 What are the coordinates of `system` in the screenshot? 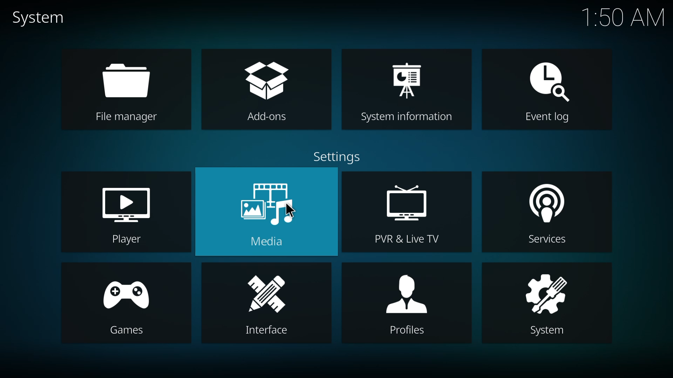 It's located at (547, 303).